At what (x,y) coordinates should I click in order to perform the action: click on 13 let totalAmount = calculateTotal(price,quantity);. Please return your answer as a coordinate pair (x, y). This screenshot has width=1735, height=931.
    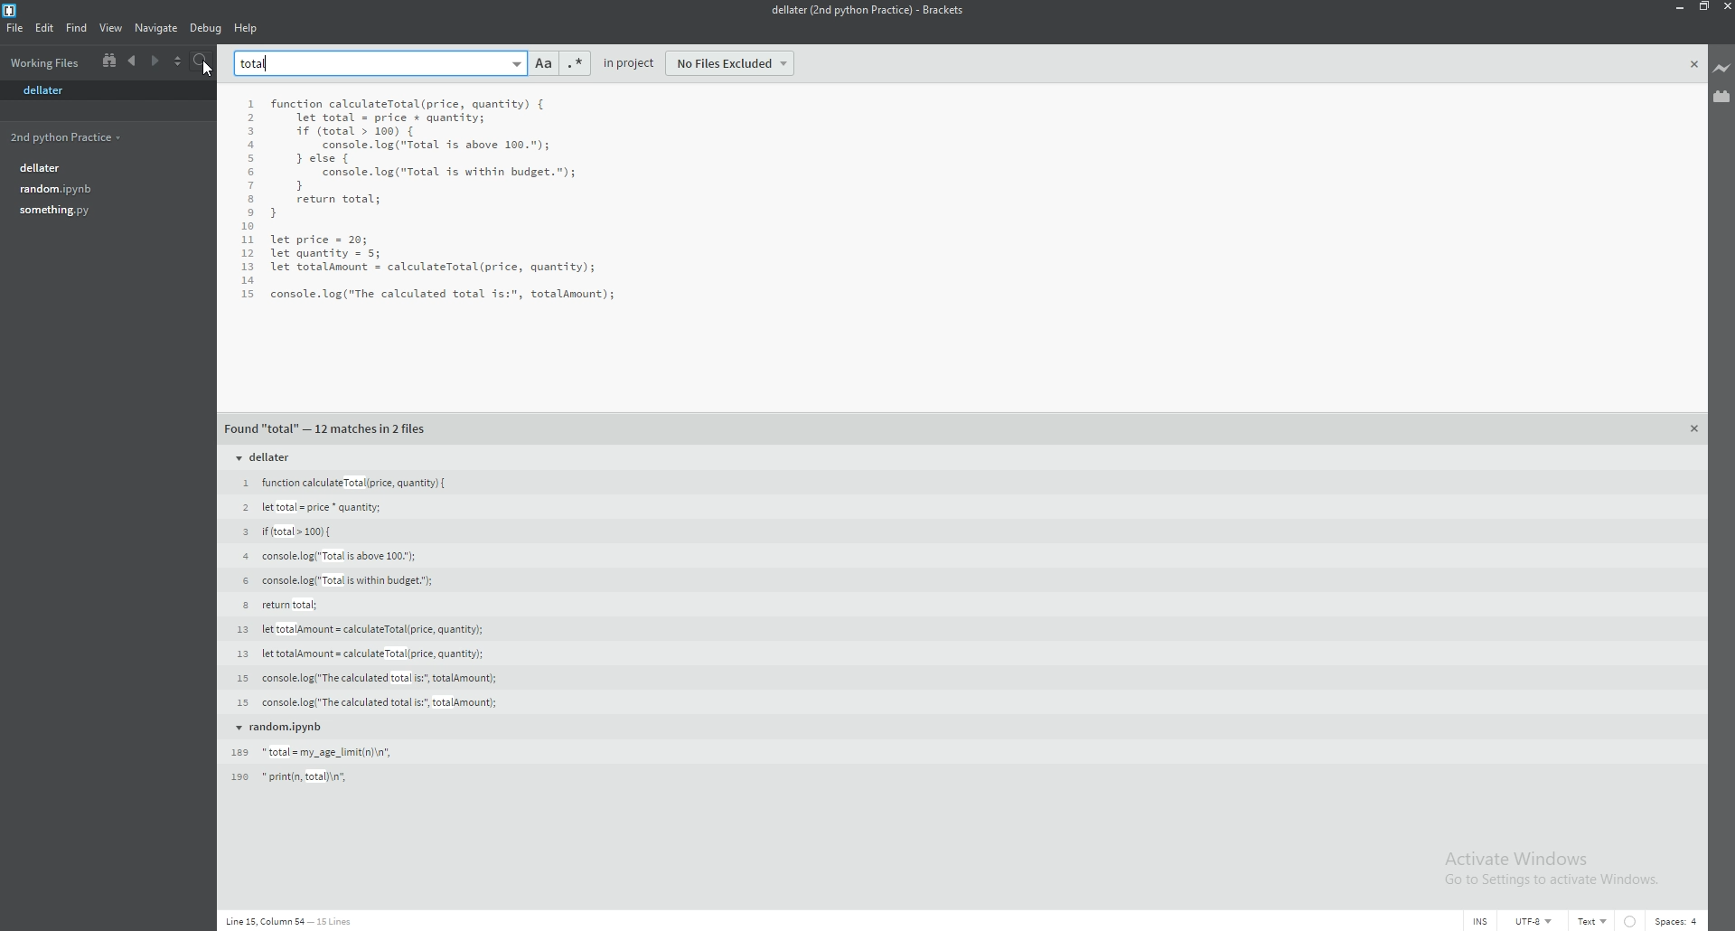
    Looking at the image, I should click on (360, 629).